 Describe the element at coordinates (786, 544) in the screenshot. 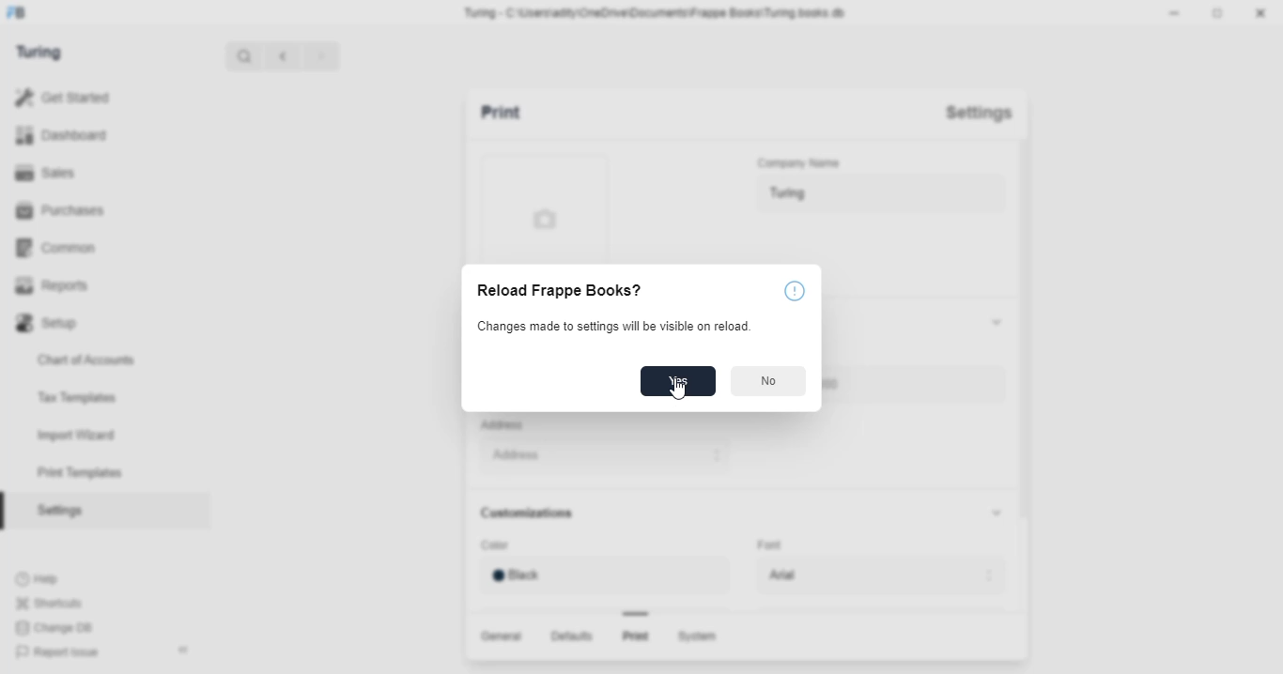

I see `Font` at that location.